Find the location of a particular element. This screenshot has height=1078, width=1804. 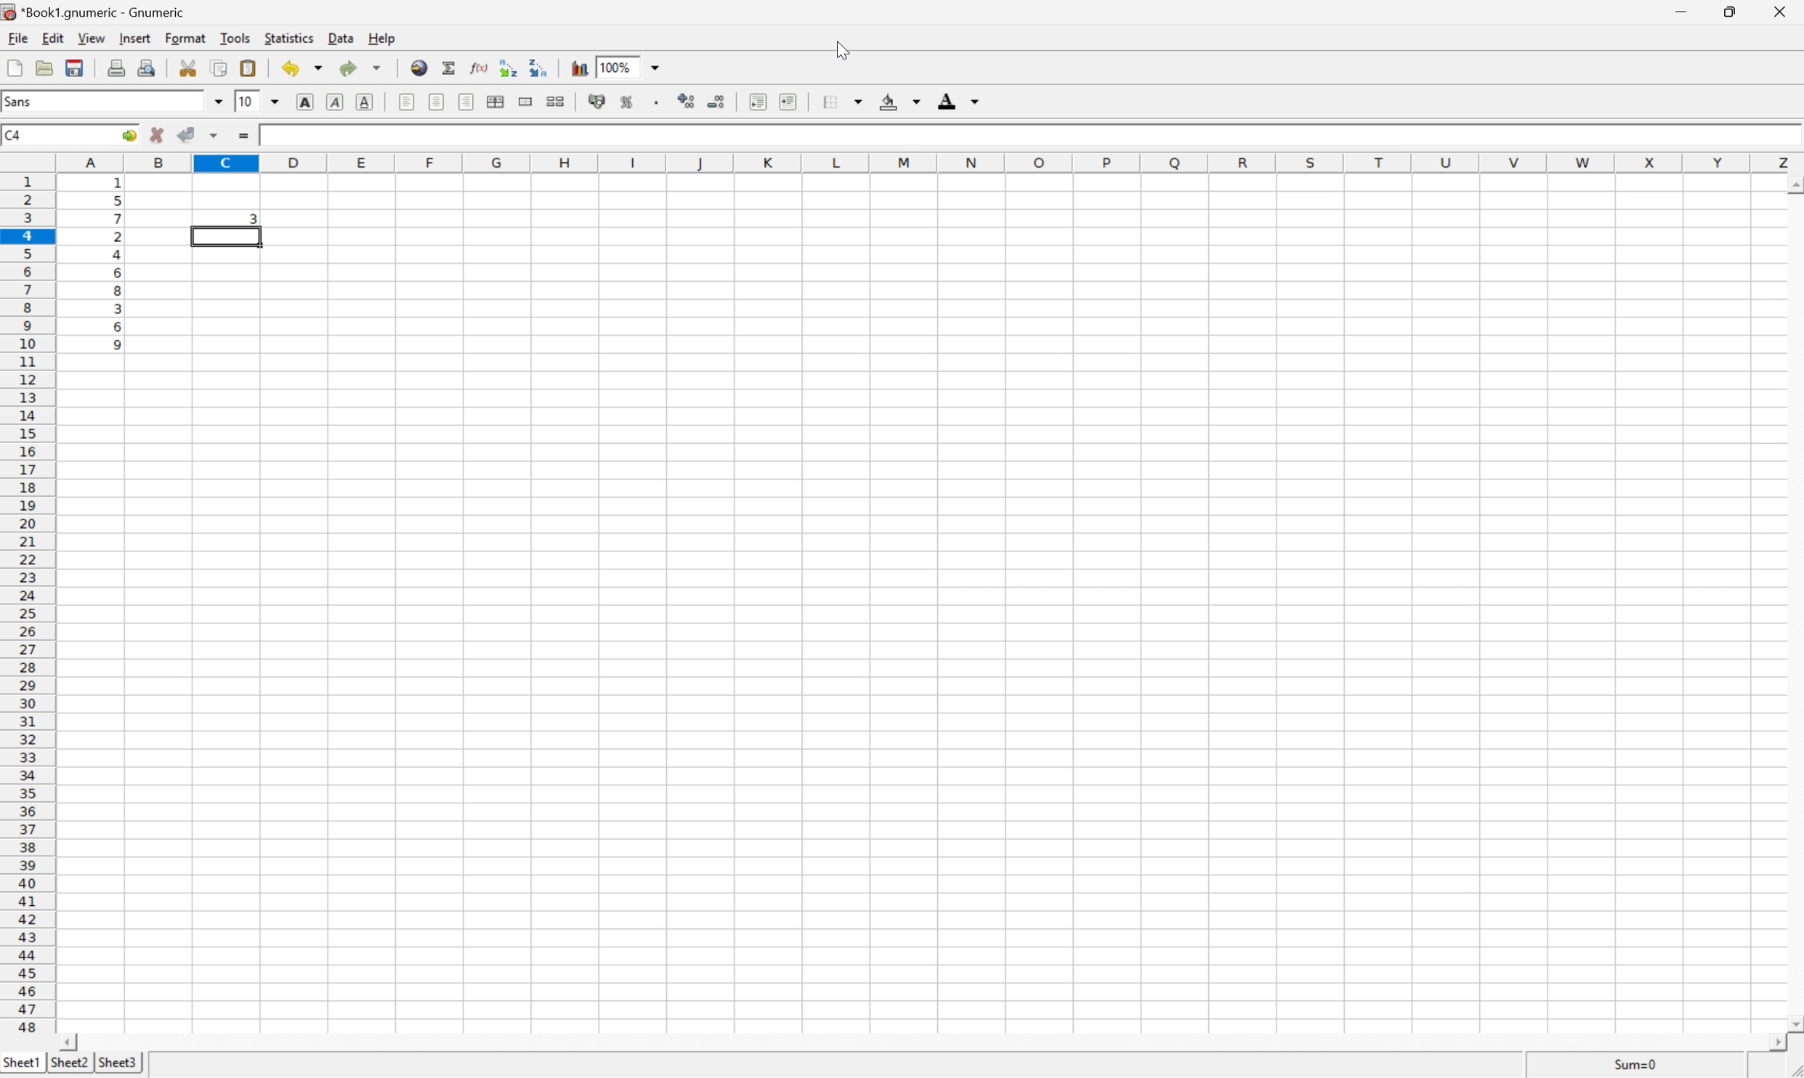

go to is located at coordinates (130, 135).